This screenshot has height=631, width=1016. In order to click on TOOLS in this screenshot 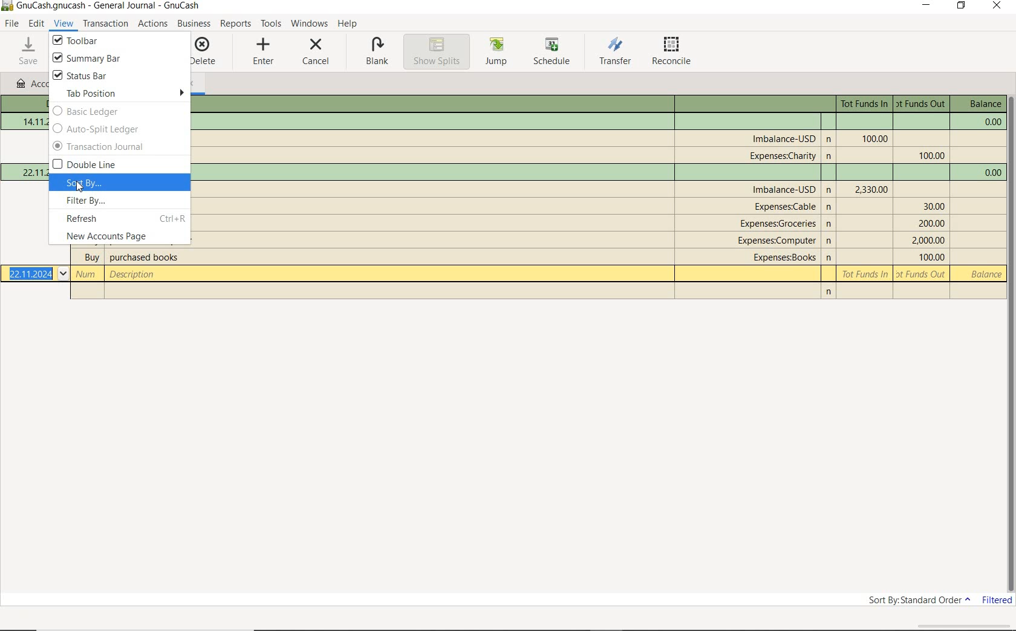, I will do `click(271, 24)`.